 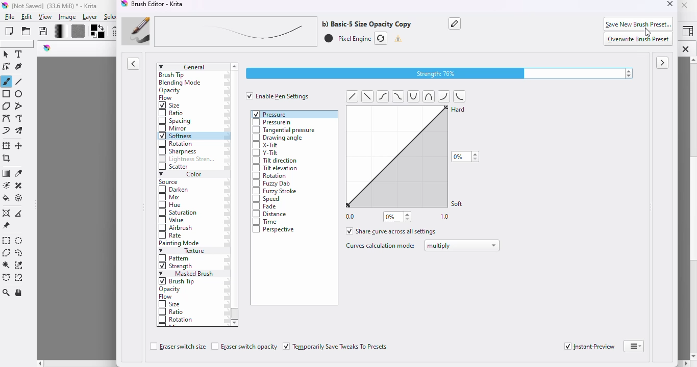 I want to click on rectangle tool, so click(x=6, y=94).